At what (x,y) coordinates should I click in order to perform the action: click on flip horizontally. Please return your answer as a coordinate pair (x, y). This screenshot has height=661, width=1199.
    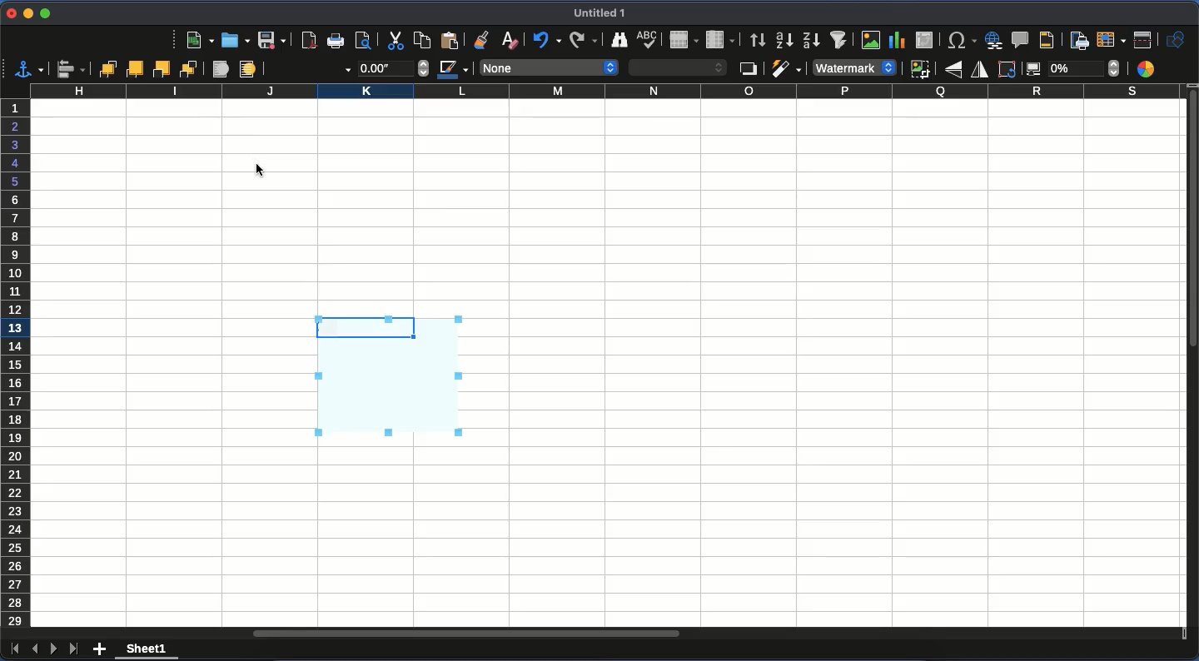
    Looking at the image, I should click on (978, 71).